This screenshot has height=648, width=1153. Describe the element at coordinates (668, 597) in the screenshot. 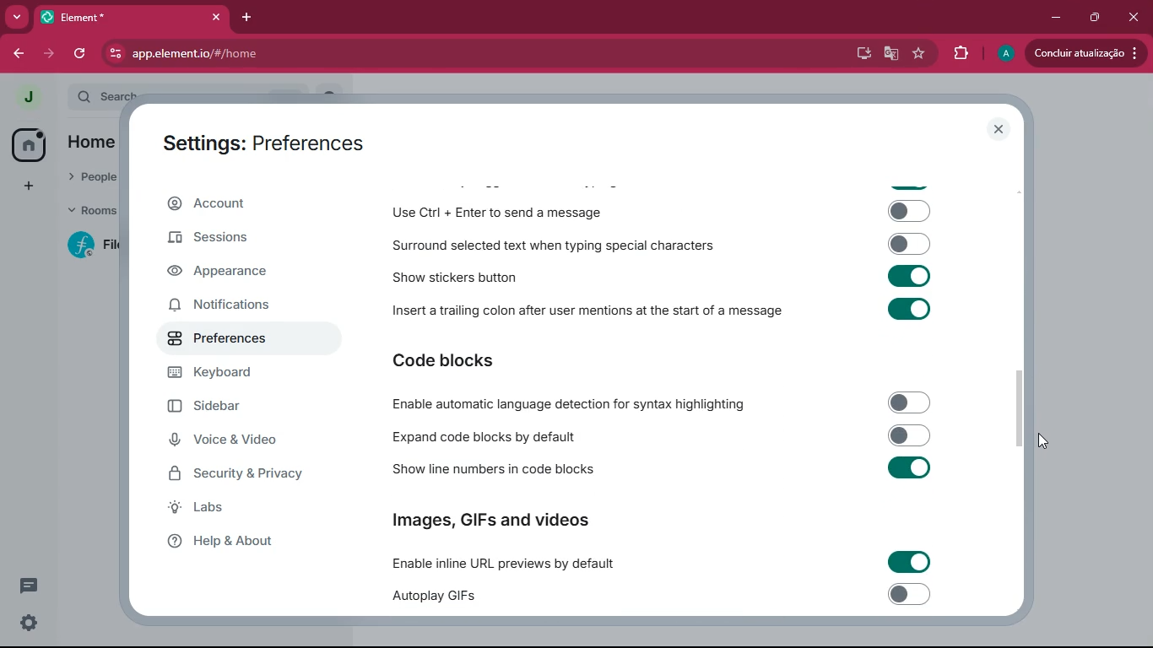

I see `Autoplay GIFs` at that location.